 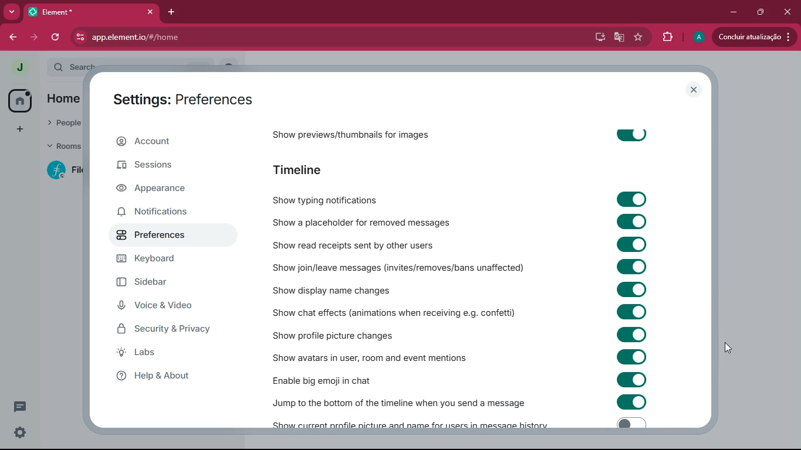 What do you see at coordinates (78, 64) in the screenshot?
I see `search` at bounding box center [78, 64].